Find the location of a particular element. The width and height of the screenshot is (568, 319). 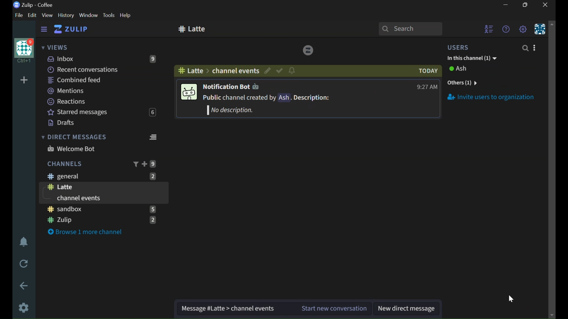

GO BACK is located at coordinates (25, 286).